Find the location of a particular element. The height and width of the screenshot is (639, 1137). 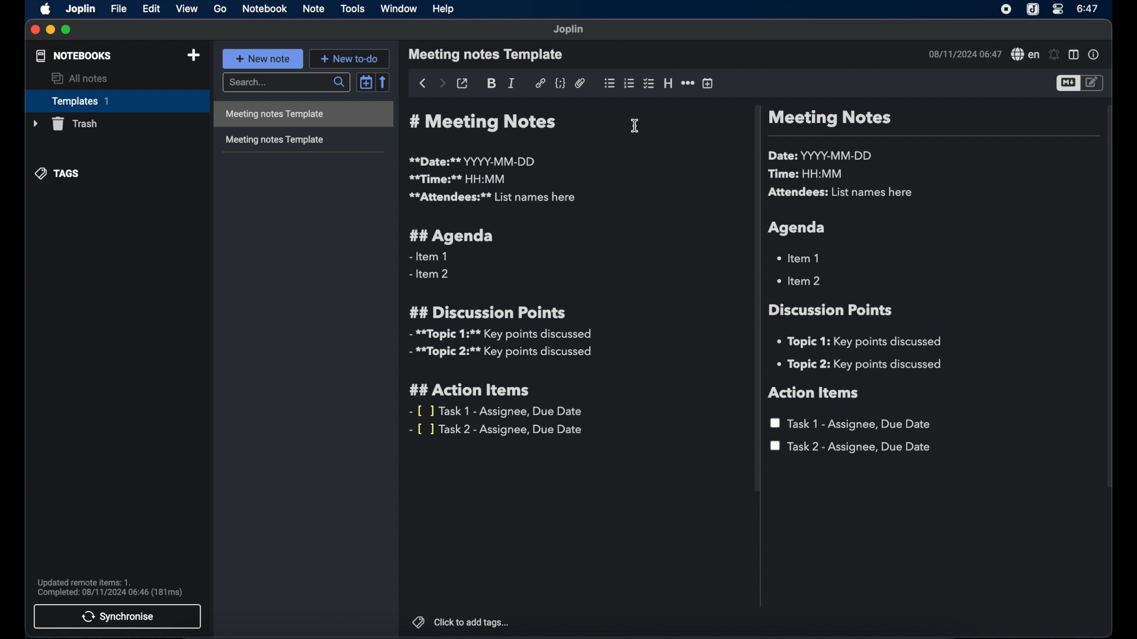

heading is located at coordinates (668, 84).